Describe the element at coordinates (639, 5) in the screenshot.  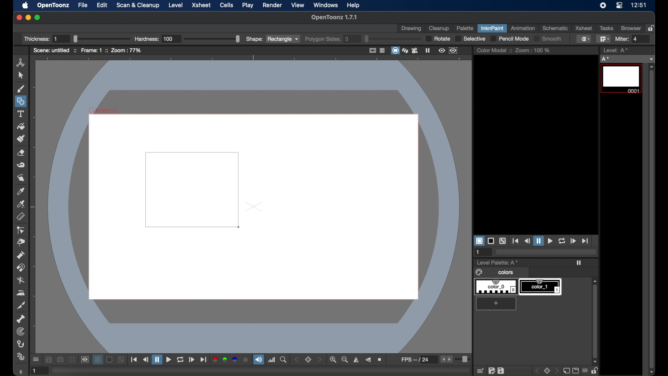
I see `12:51` at that location.